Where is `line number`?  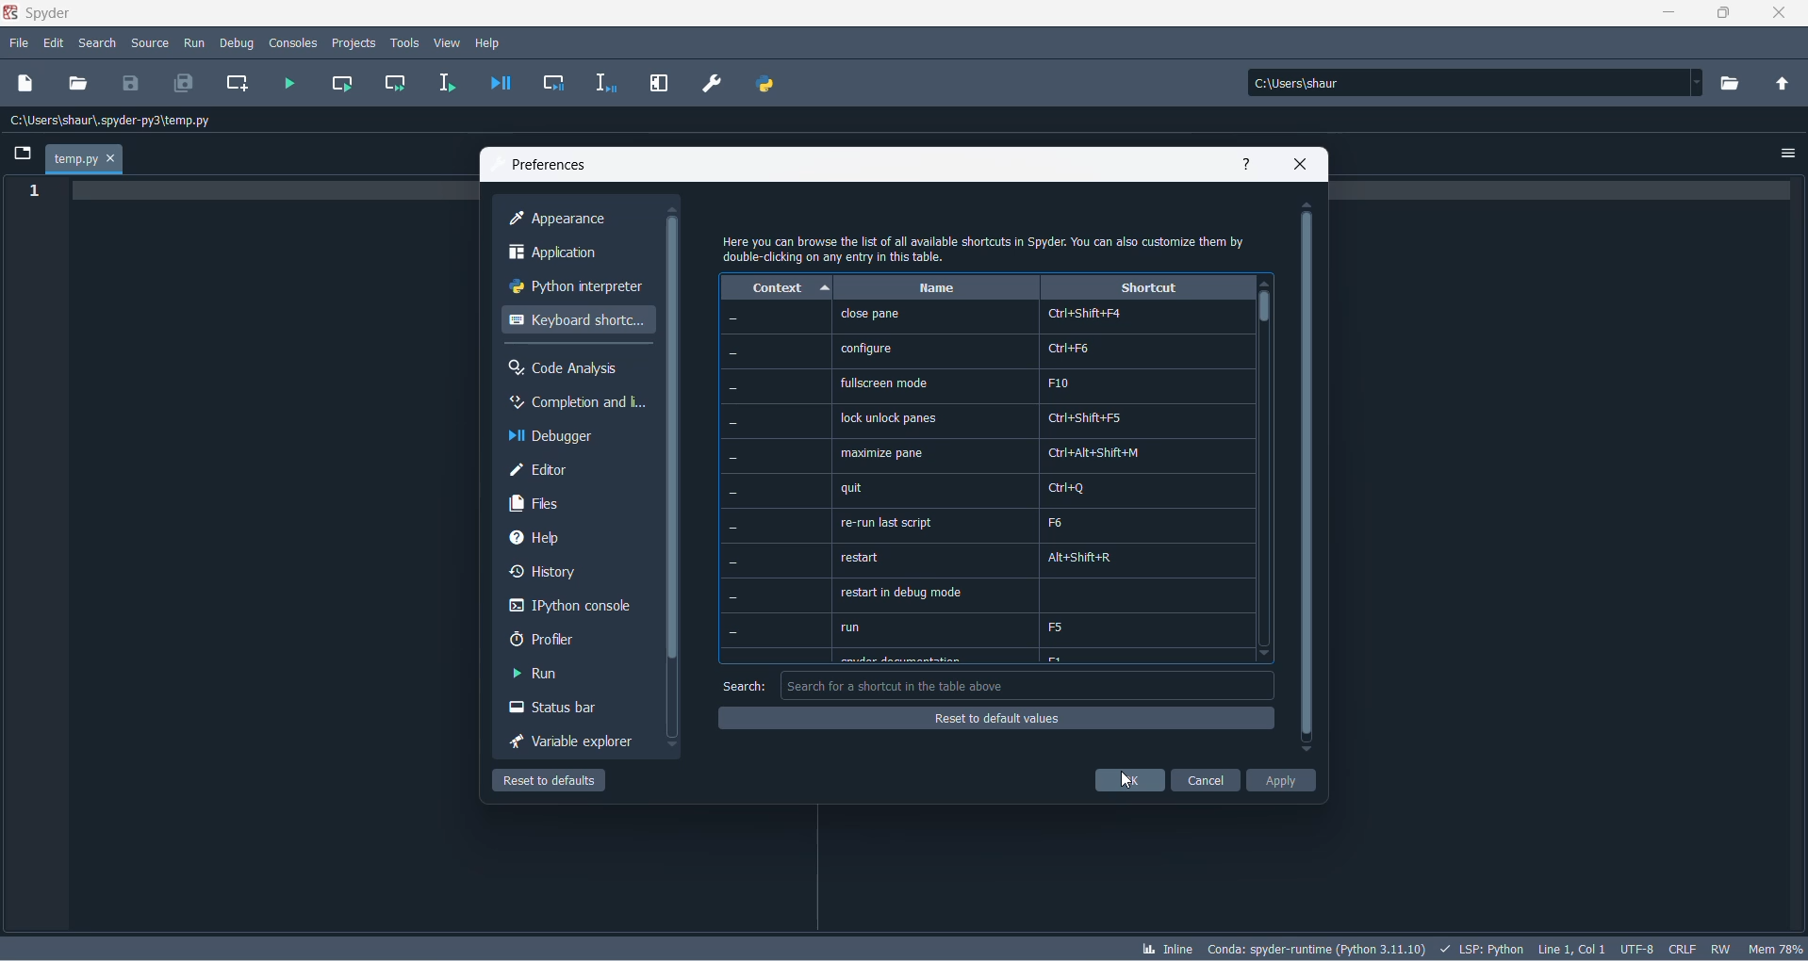 line number is located at coordinates (39, 192).